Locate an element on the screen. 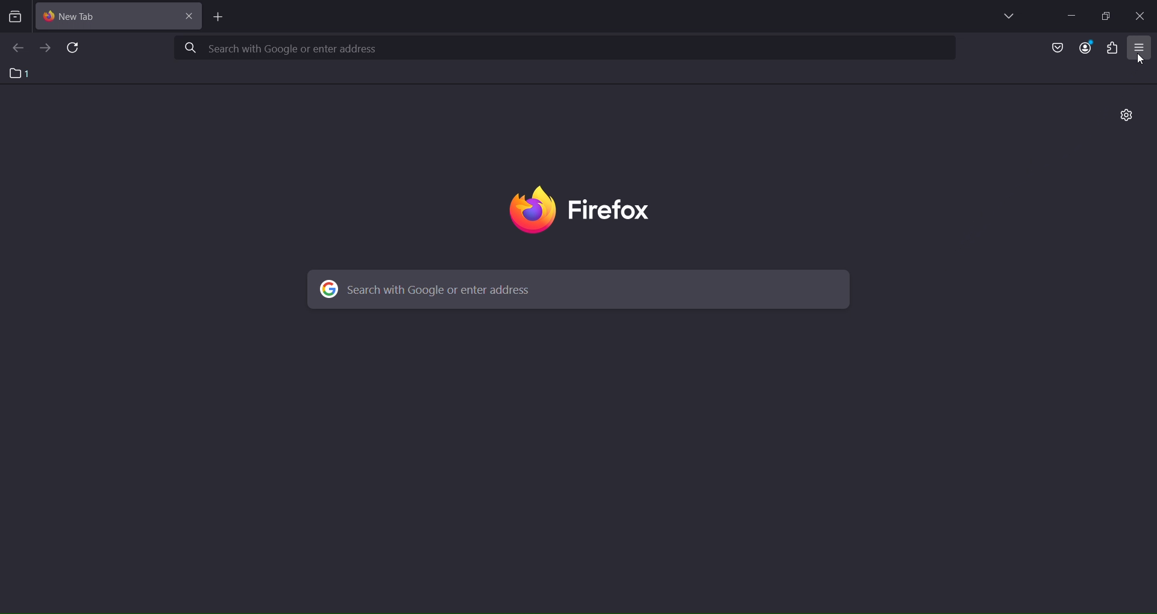 The image size is (1157, 614). search tabs is located at coordinates (16, 18).